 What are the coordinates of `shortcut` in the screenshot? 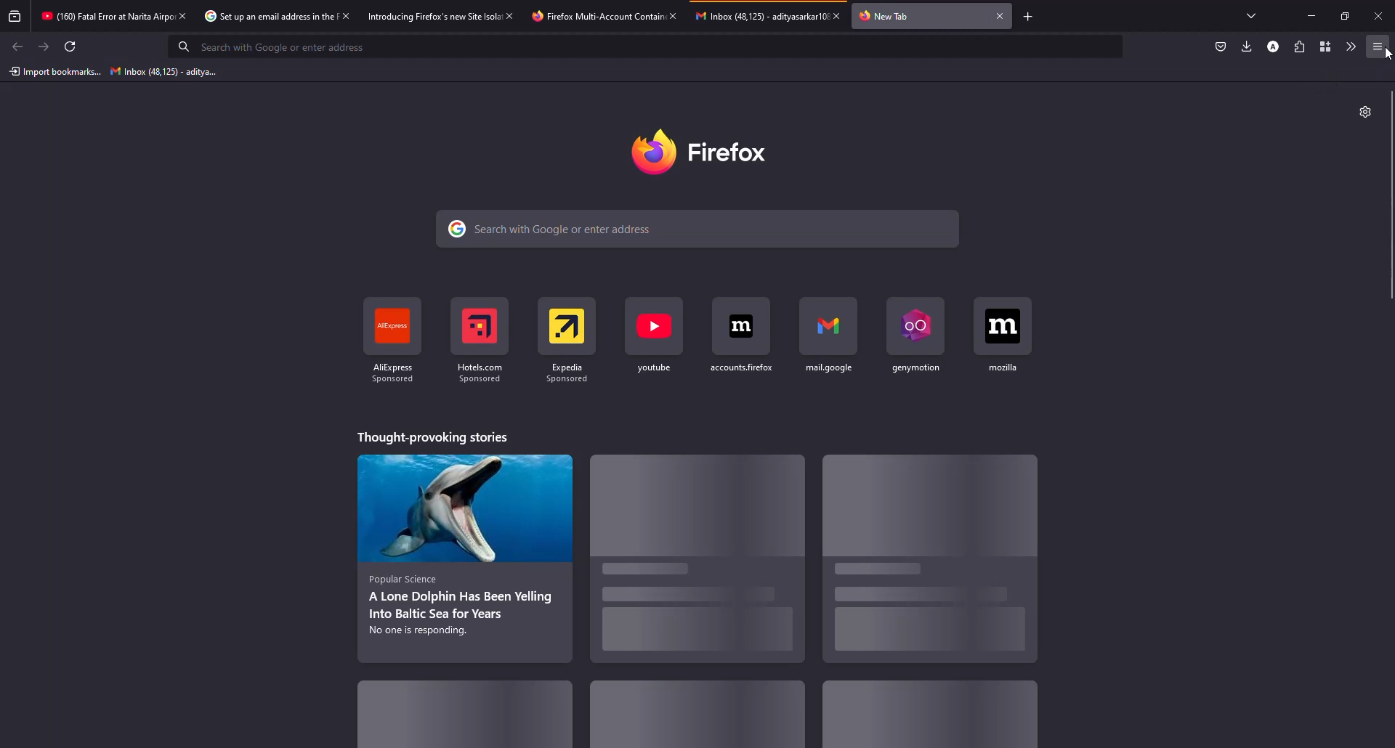 It's located at (484, 336).